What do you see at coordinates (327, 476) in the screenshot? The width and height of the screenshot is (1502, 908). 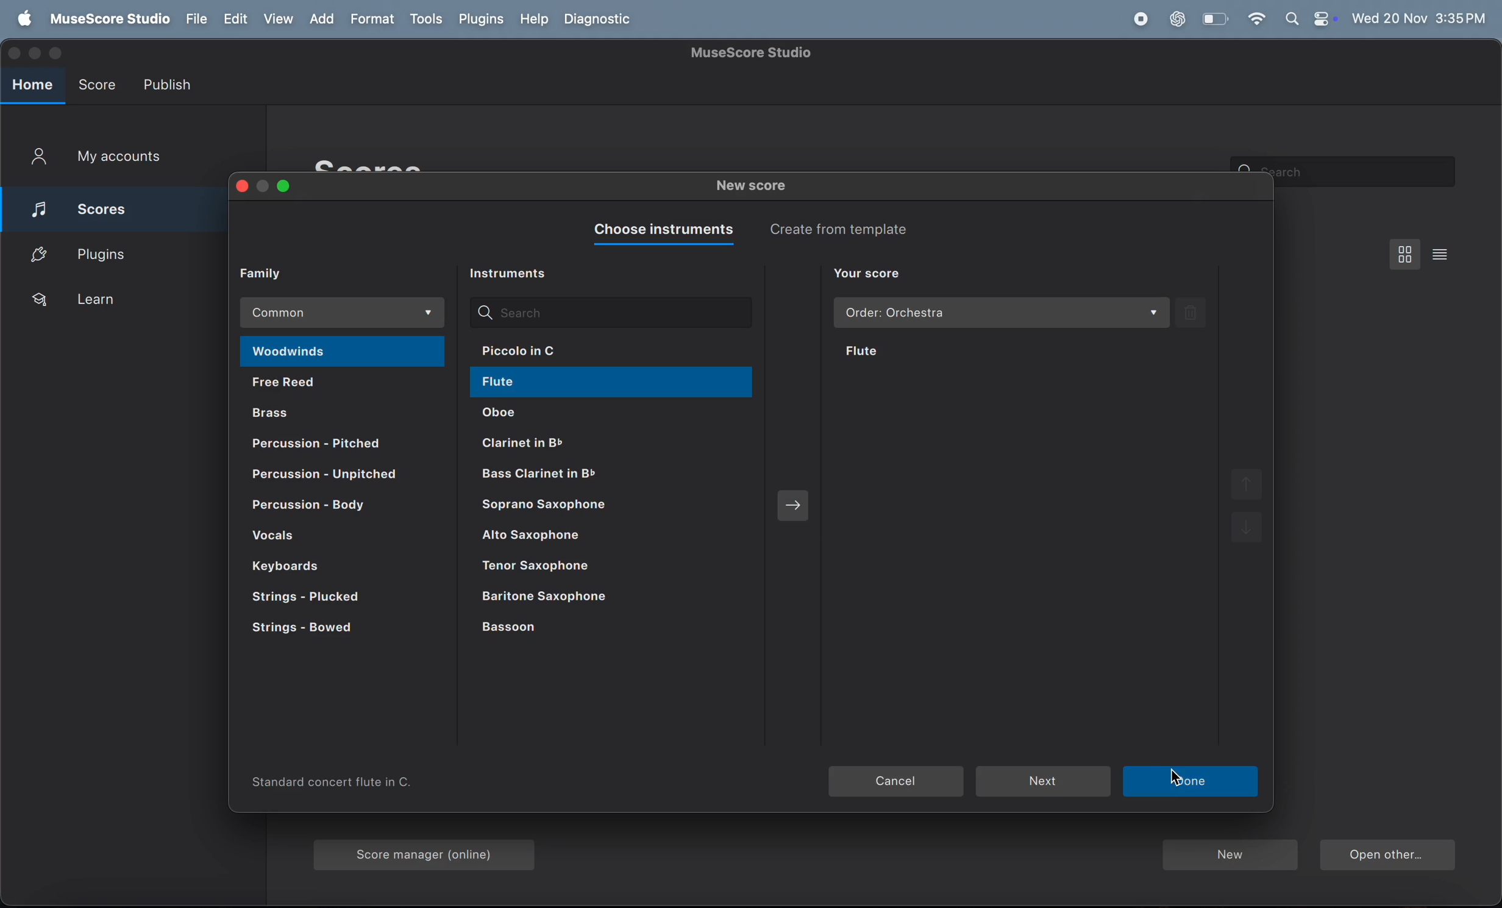 I see `percussion pitched` at bounding box center [327, 476].